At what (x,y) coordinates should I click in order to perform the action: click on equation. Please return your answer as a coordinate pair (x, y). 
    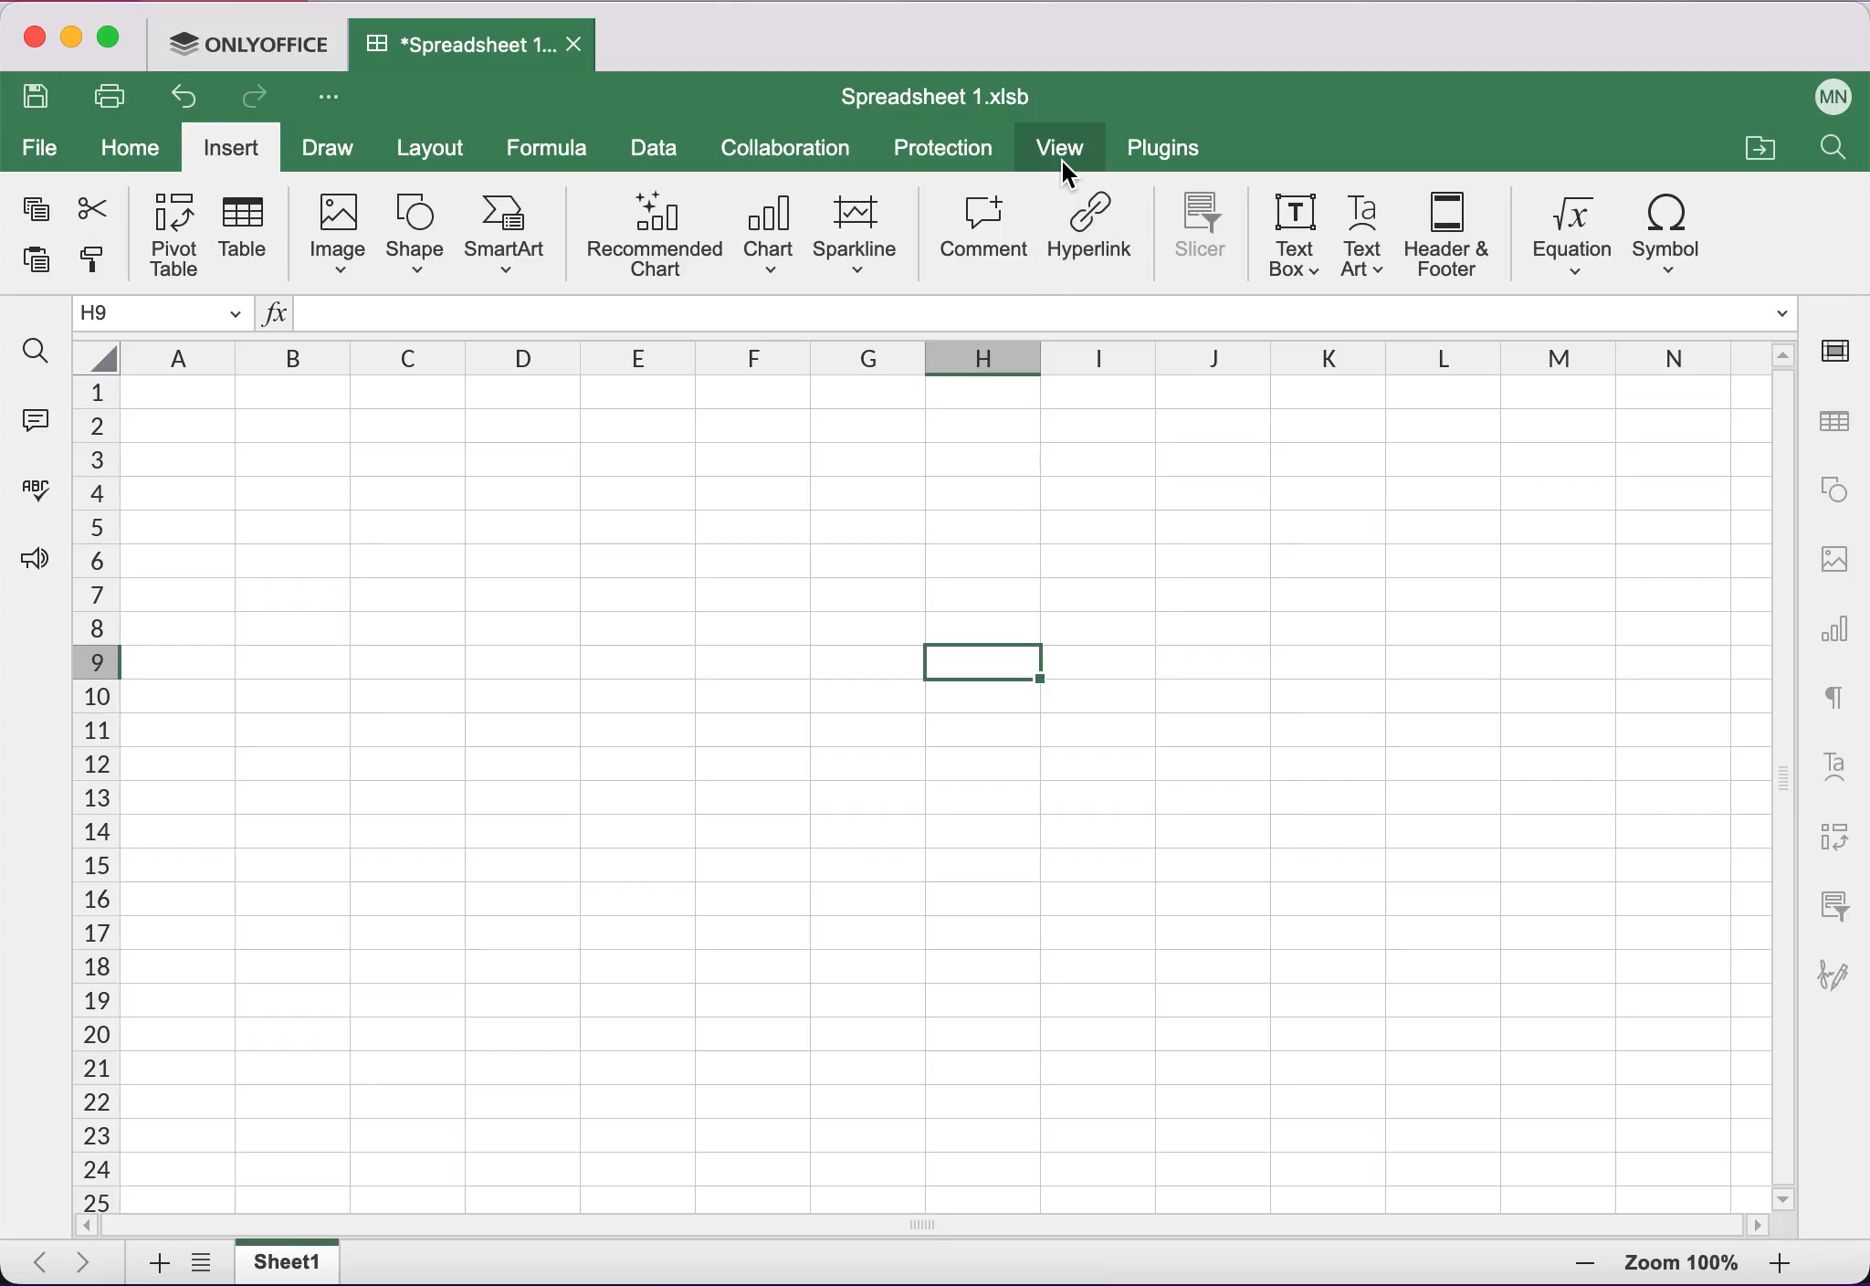
    Looking at the image, I should click on (1566, 238).